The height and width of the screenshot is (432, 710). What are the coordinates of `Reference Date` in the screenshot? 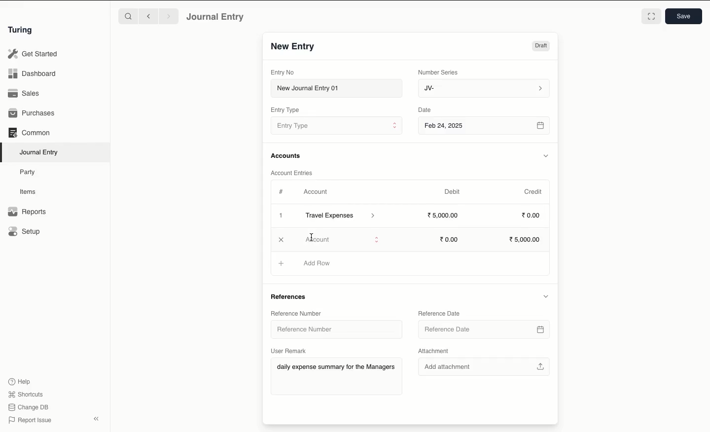 It's located at (484, 330).